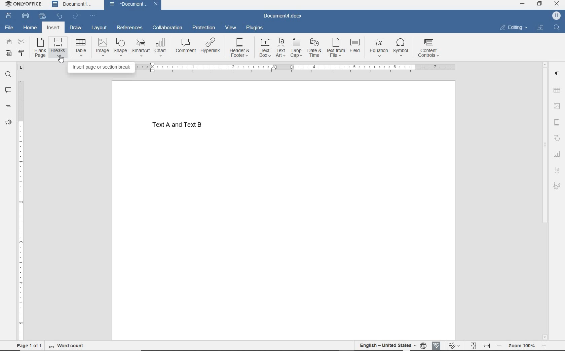 The width and height of the screenshot is (565, 351). What do you see at coordinates (80, 49) in the screenshot?
I see `TABLE` at bounding box center [80, 49].